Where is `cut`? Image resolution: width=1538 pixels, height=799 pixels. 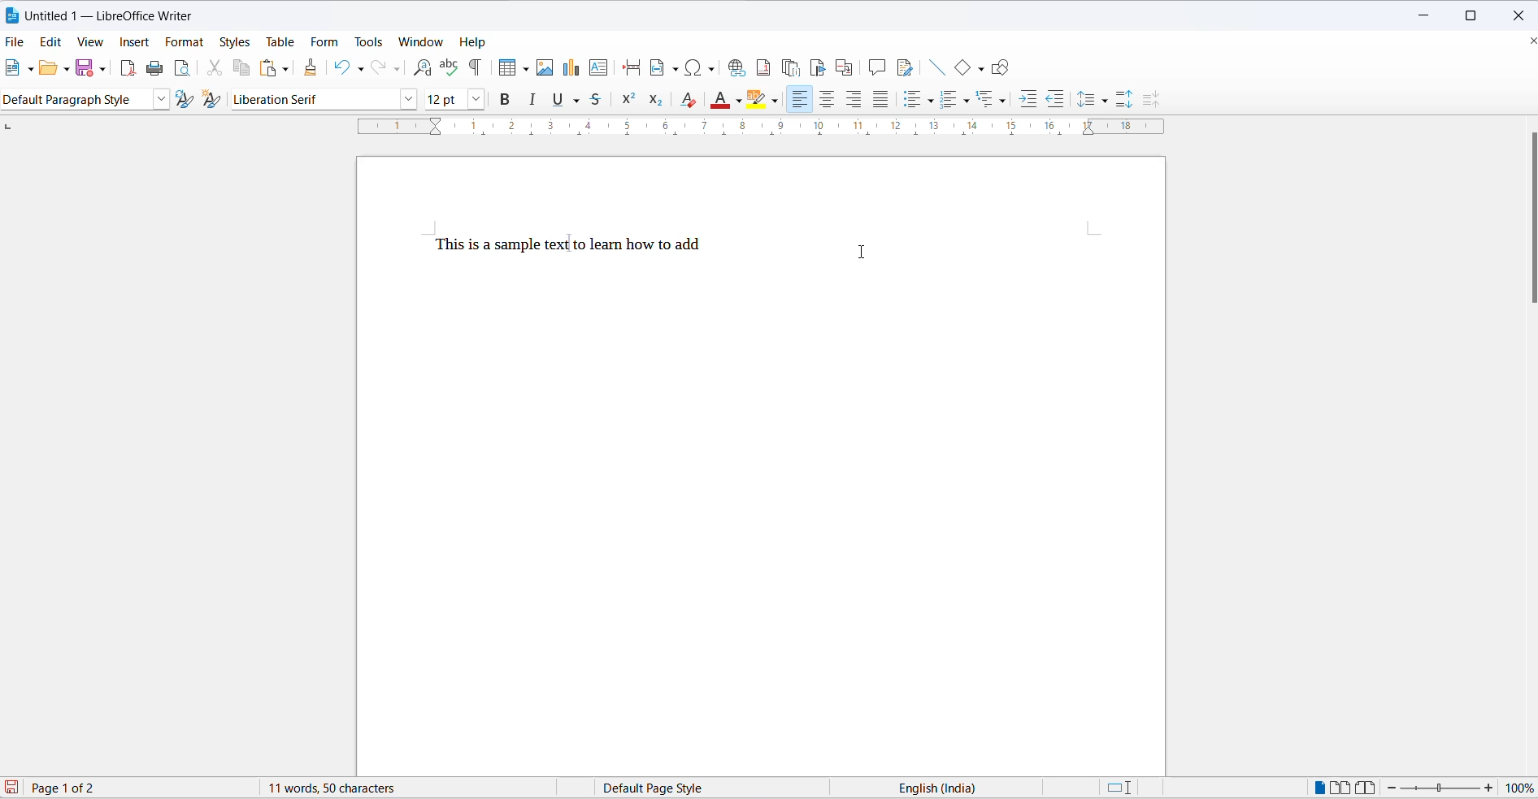 cut is located at coordinates (219, 68).